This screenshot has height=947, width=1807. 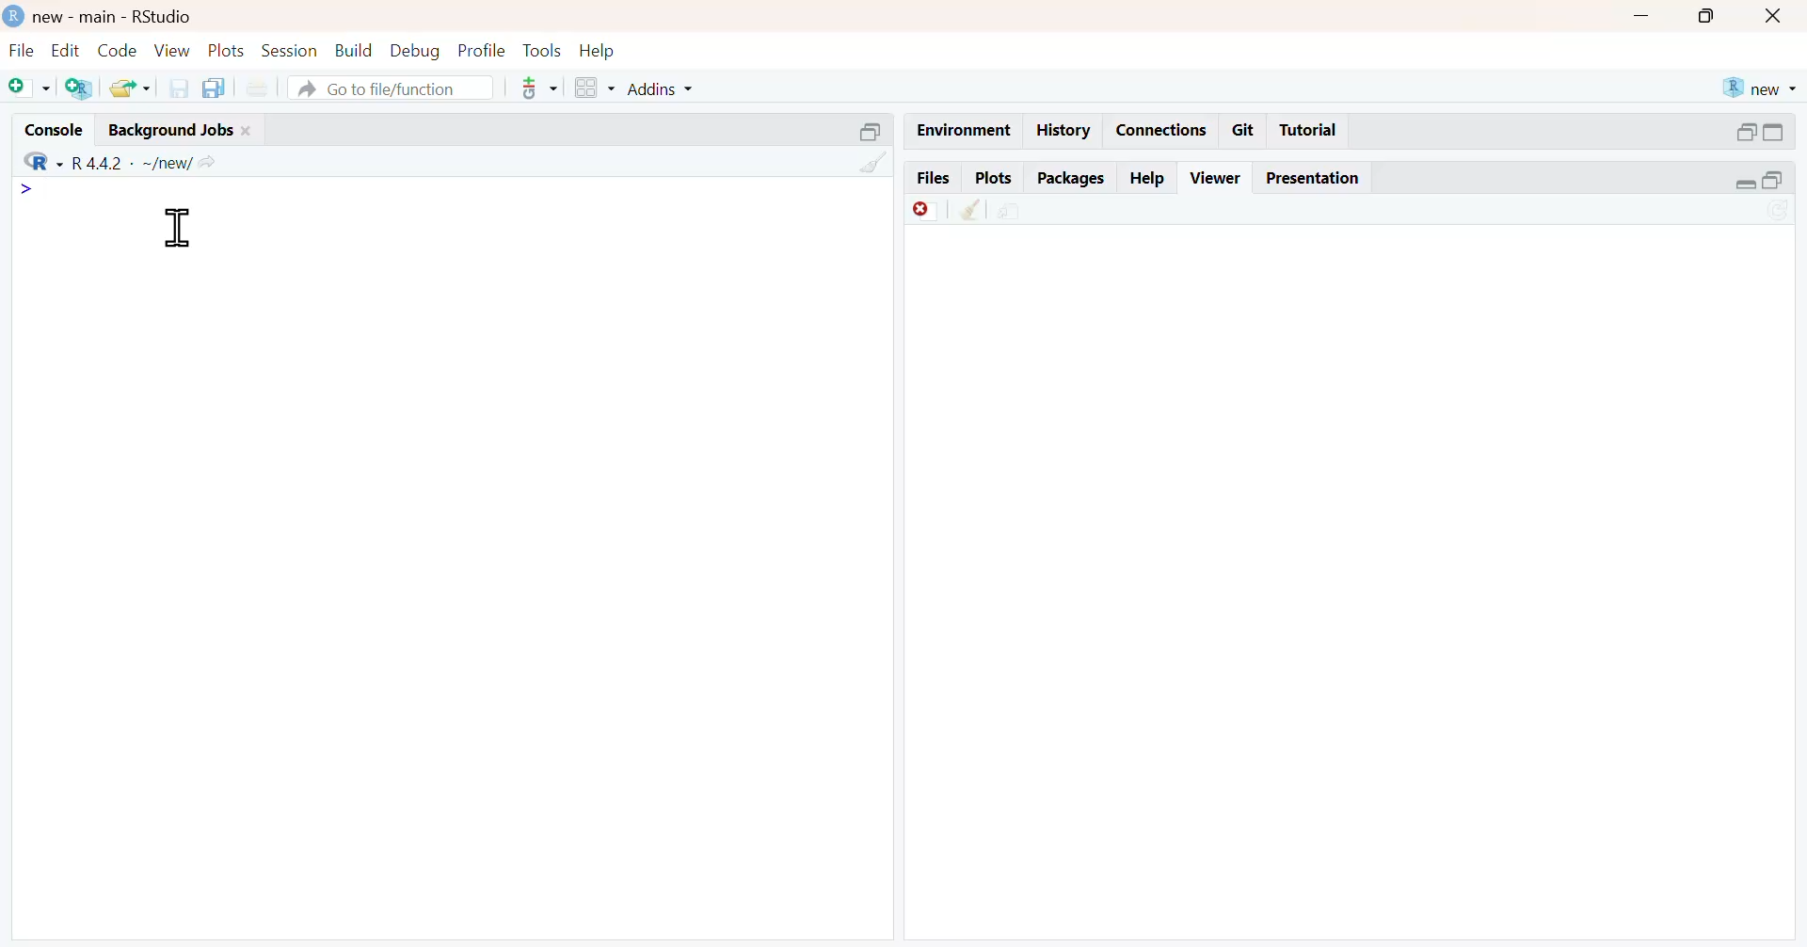 I want to click on view, so click(x=173, y=50).